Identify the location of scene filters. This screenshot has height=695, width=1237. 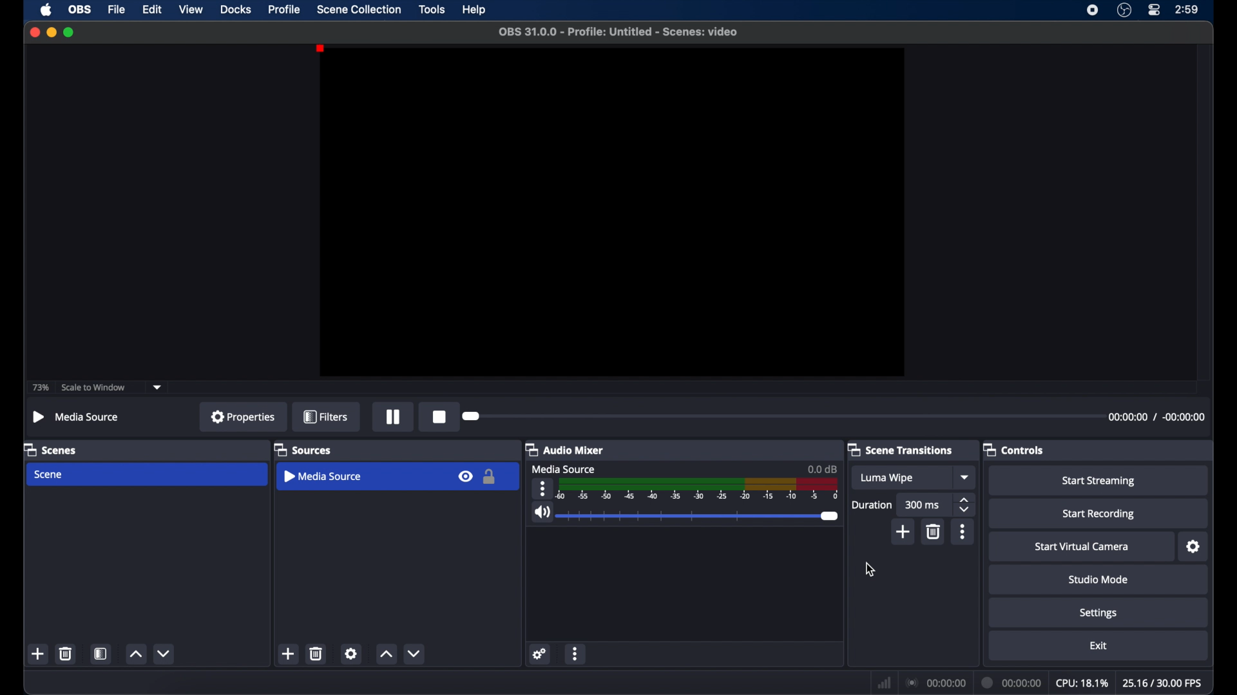
(101, 653).